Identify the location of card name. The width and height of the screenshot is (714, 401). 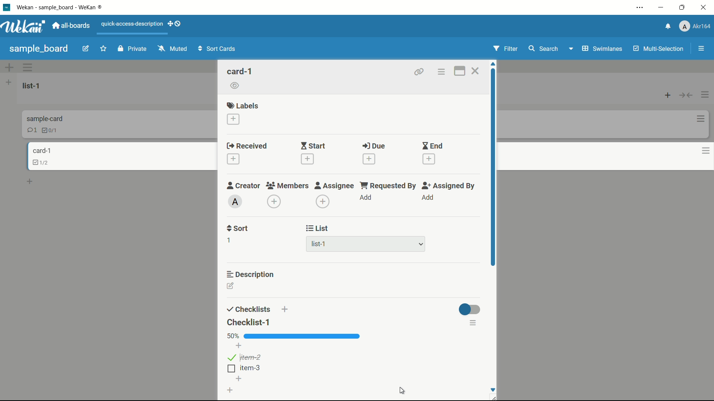
(239, 72).